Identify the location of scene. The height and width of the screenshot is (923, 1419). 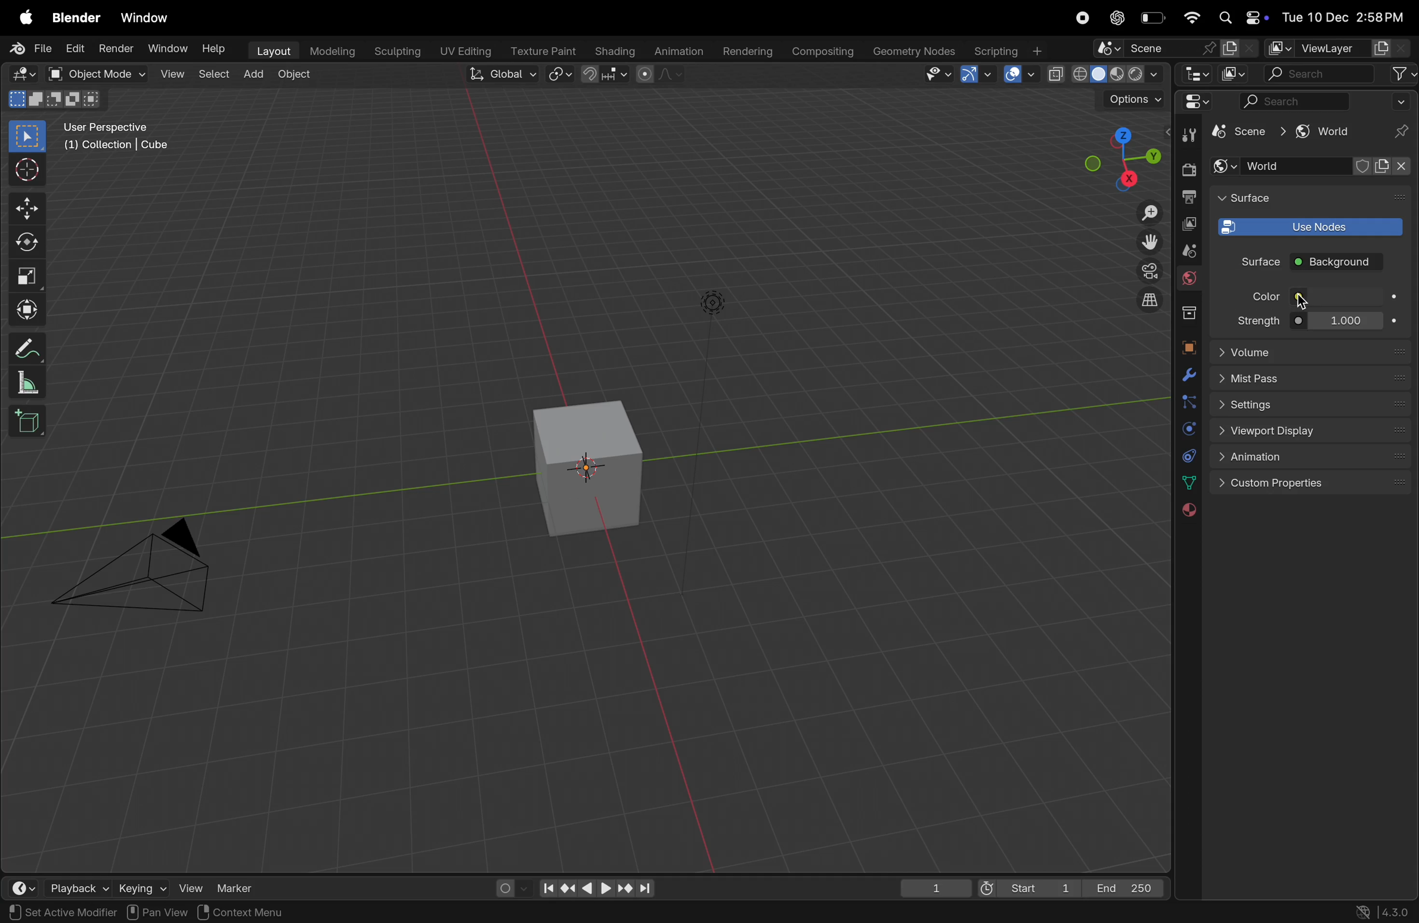
(1173, 49).